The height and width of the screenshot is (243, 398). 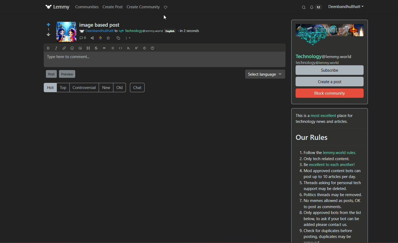 What do you see at coordinates (330, 195) in the screenshot?
I see `6. Politics threads may be removed.` at bounding box center [330, 195].